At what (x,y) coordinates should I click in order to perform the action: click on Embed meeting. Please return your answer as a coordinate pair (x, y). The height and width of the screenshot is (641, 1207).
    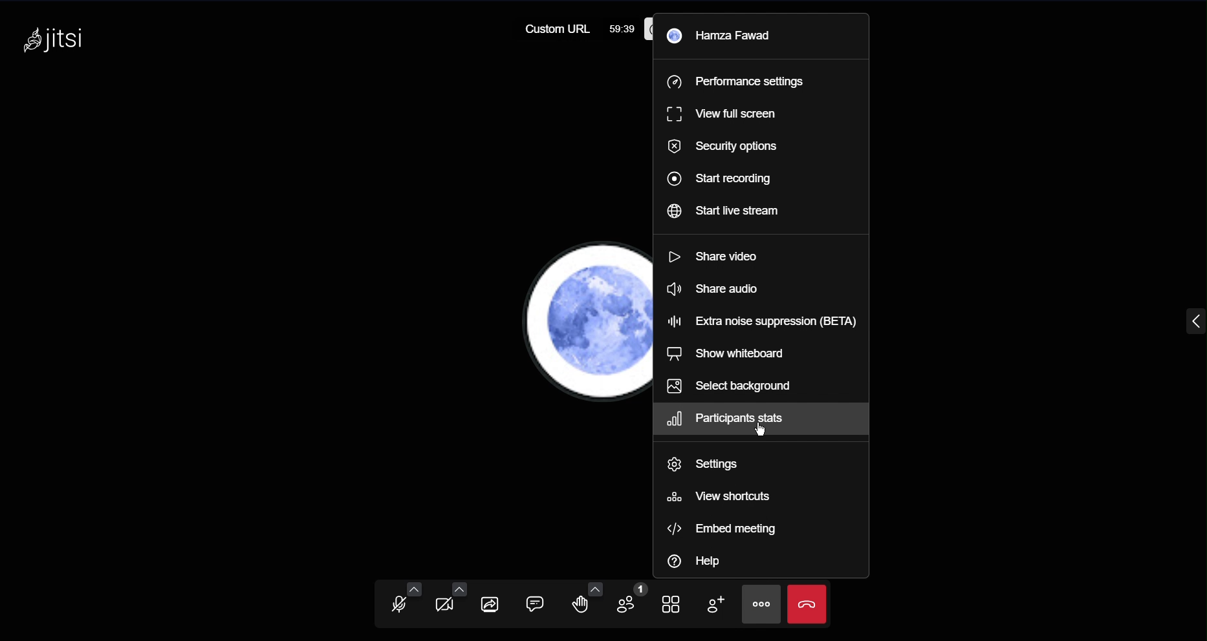
    Looking at the image, I should click on (724, 530).